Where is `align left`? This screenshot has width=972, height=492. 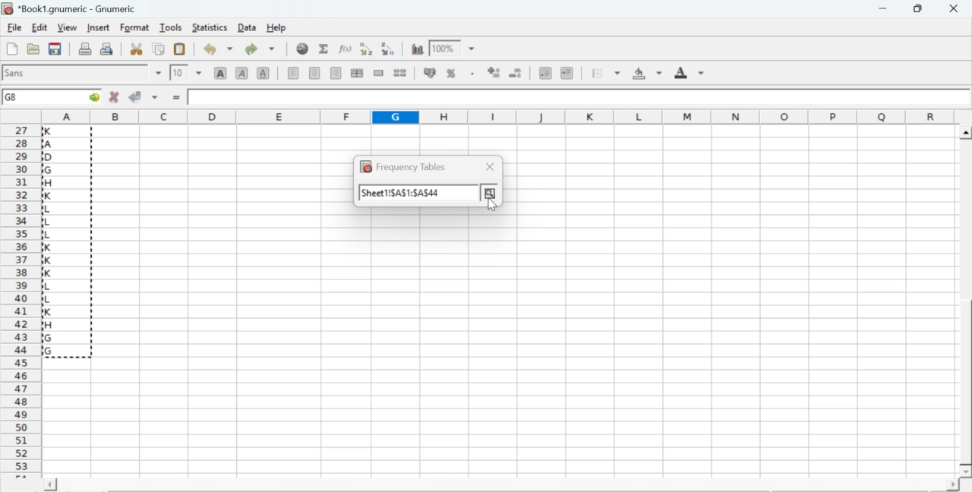 align left is located at coordinates (293, 71).